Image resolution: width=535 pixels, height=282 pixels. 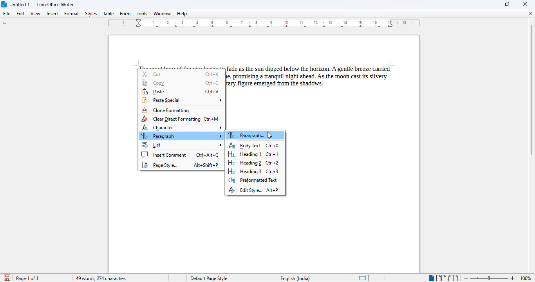 What do you see at coordinates (530, 89) in the screenshot?
I see `vertical scroll bar` at bounding box center [530, 89].